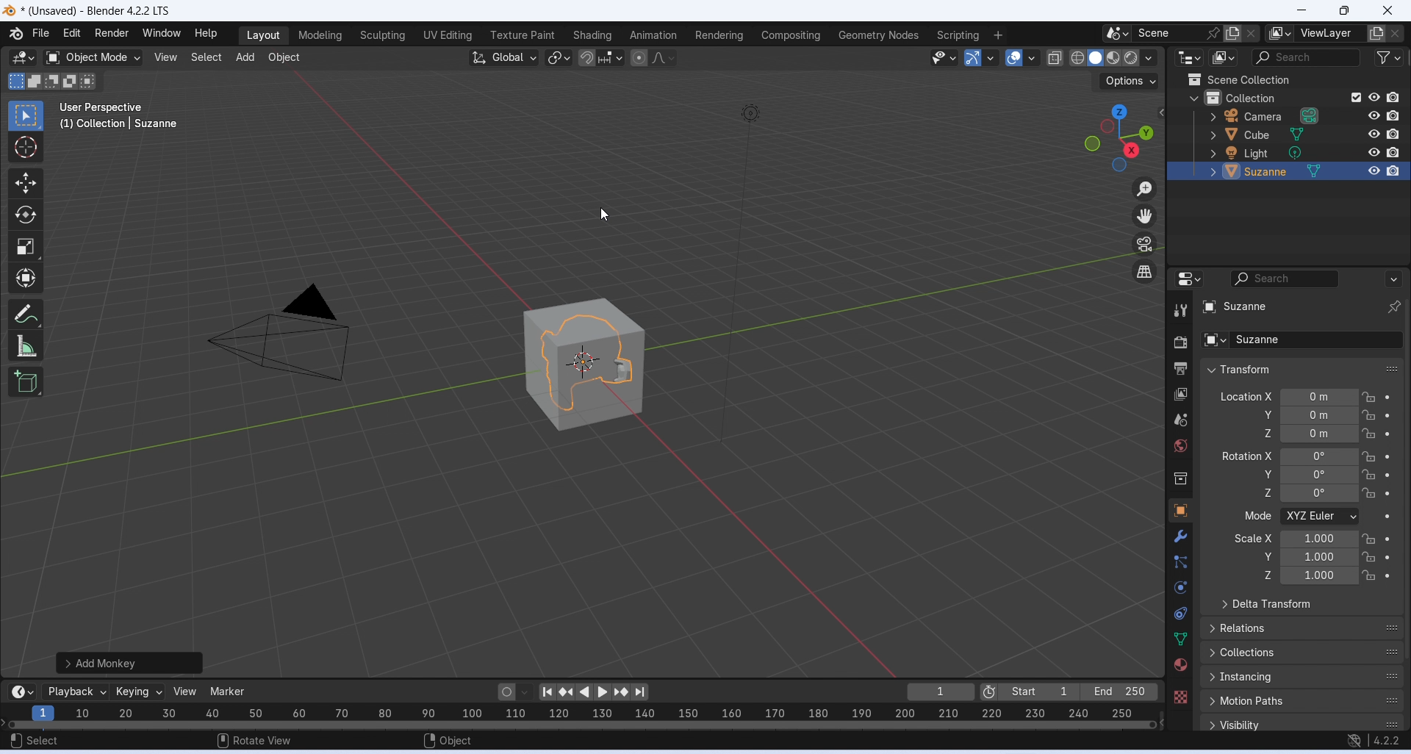 This screenshot has width=1411, height=754. Describe the element at coordinates (988, 693) in the screenshot. I see `use preview range` at that location.